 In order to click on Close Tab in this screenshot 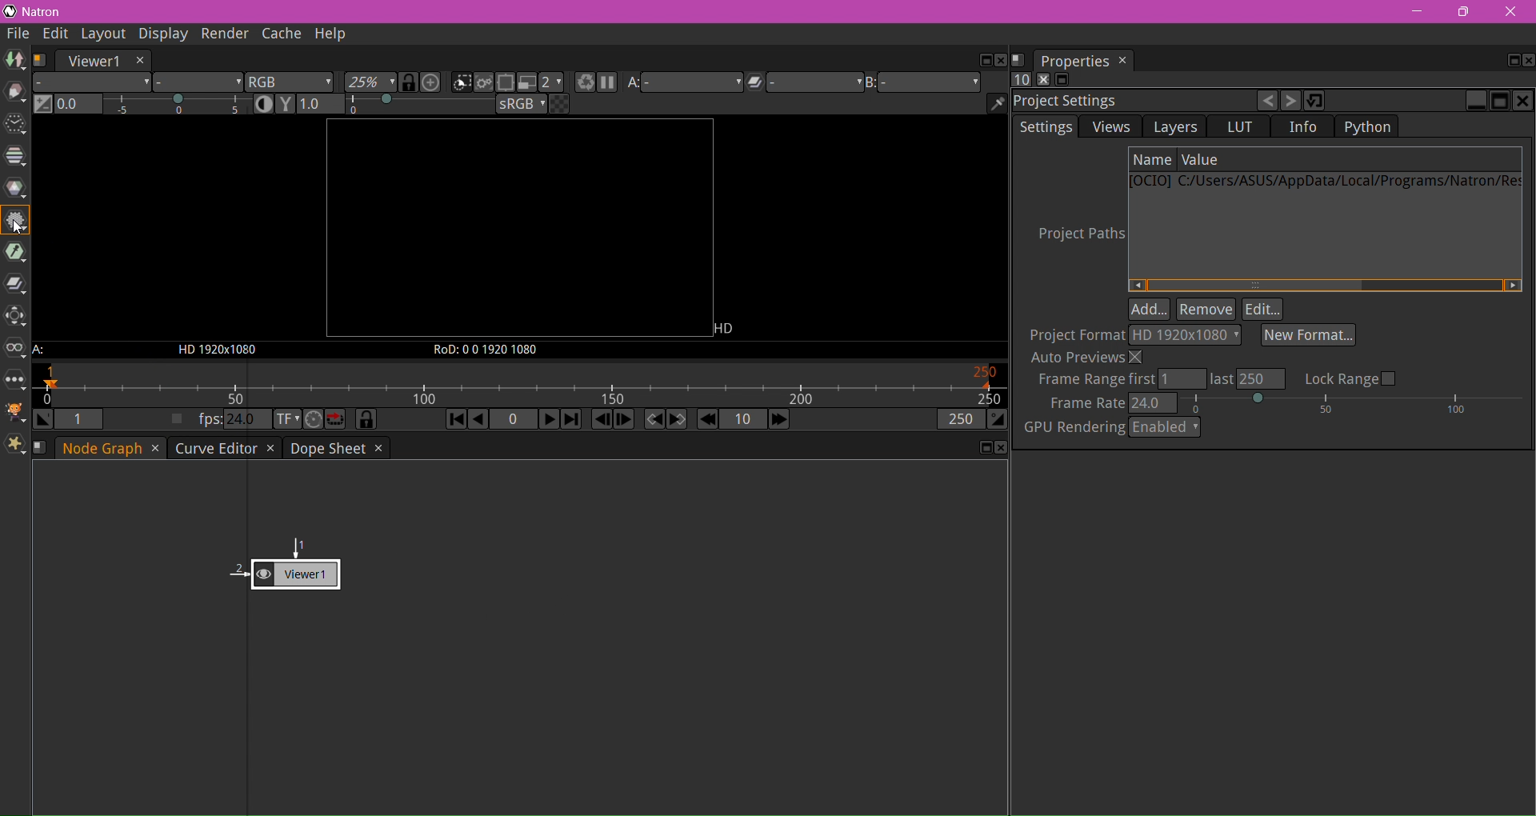, I will do `click(1124, 60)`.